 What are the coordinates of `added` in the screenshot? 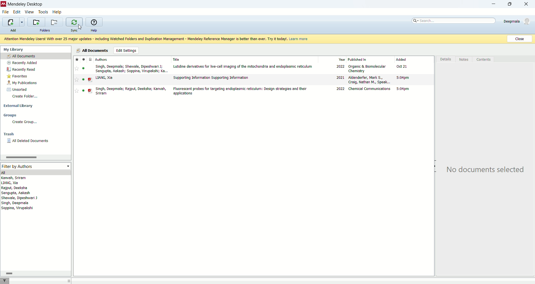 It's located at (414, 60).